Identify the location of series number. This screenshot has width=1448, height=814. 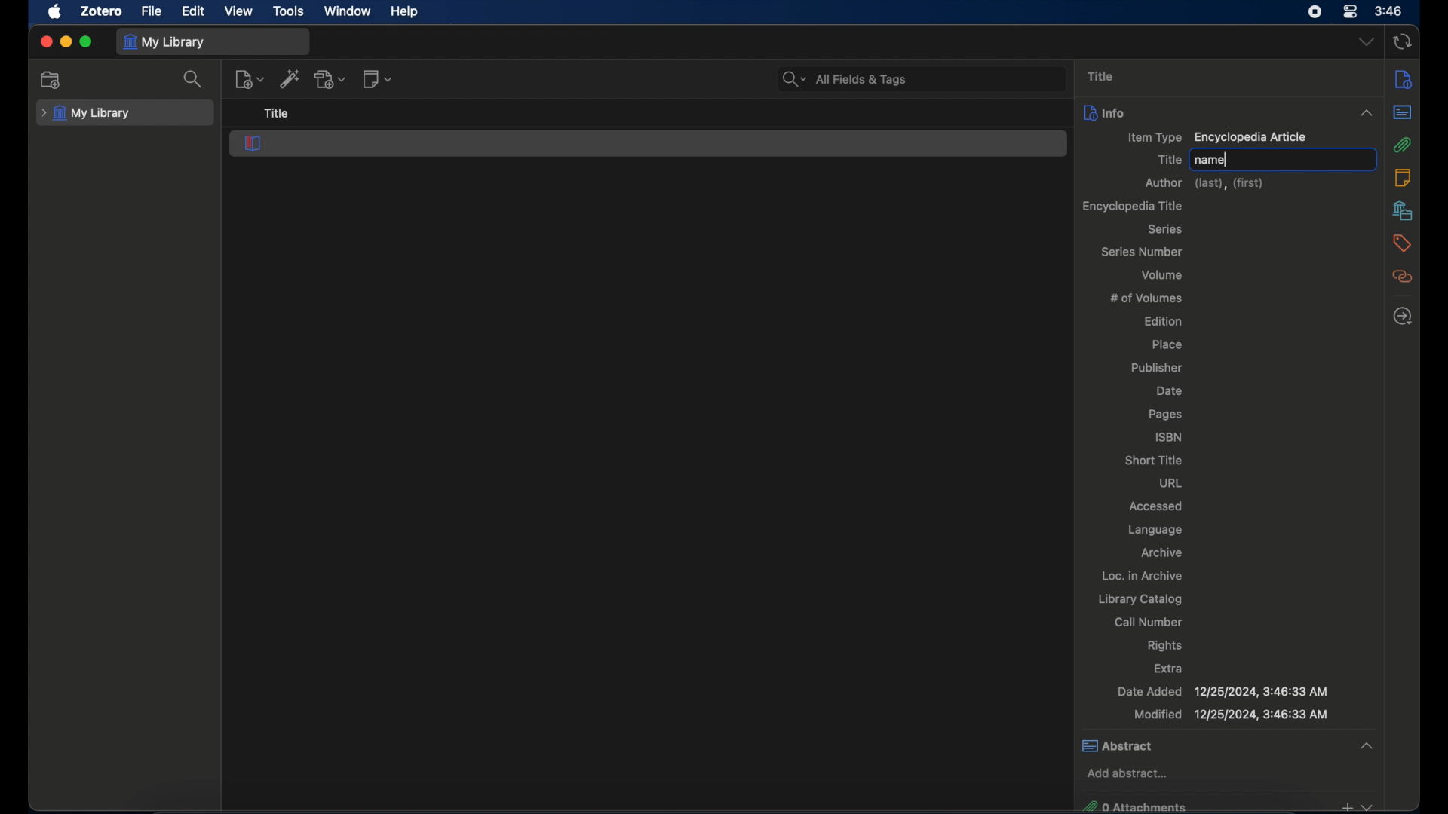
(1143, 252).